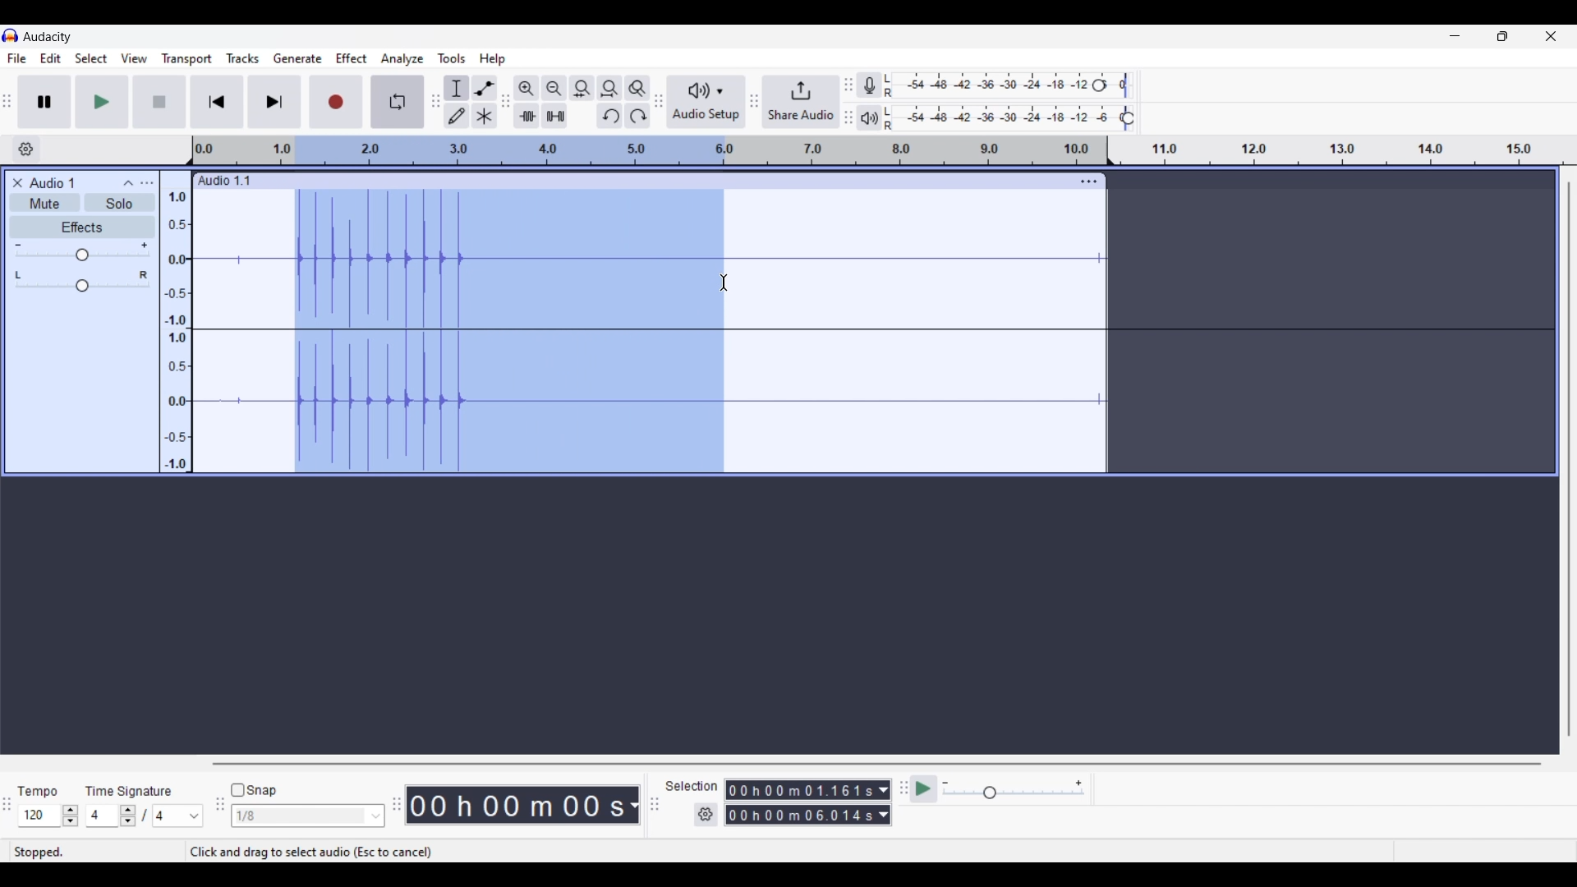 The image size is (1577, 887). Describe the element at coordinates (53, 182) in the screenshot. I see `Name of audio track` at that location.